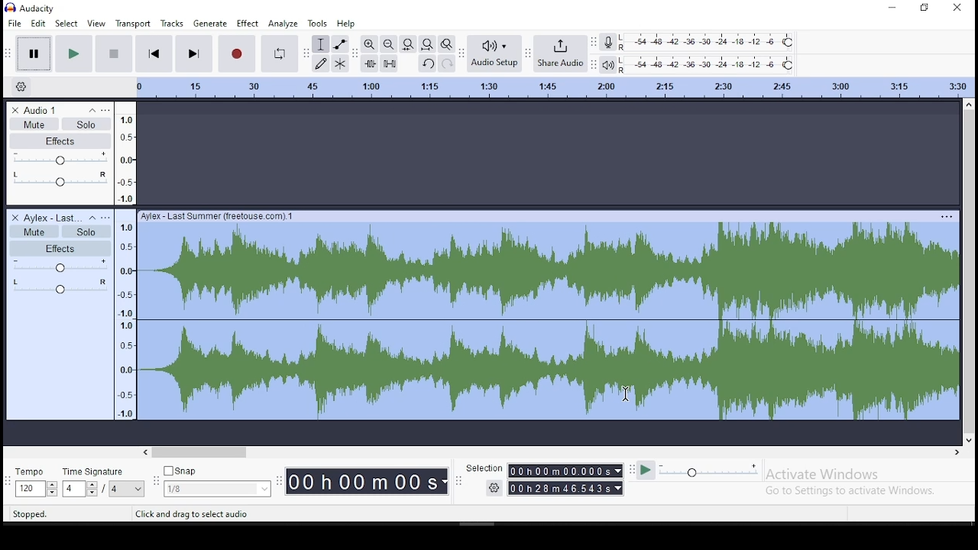 This screenshot has width=978, height=550. I want to click on timeline, so click(555, 86).